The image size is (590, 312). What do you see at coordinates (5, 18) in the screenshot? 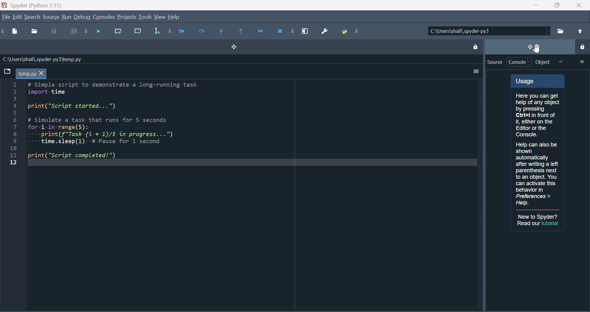
I see `File` at bounding box center [5, 18].